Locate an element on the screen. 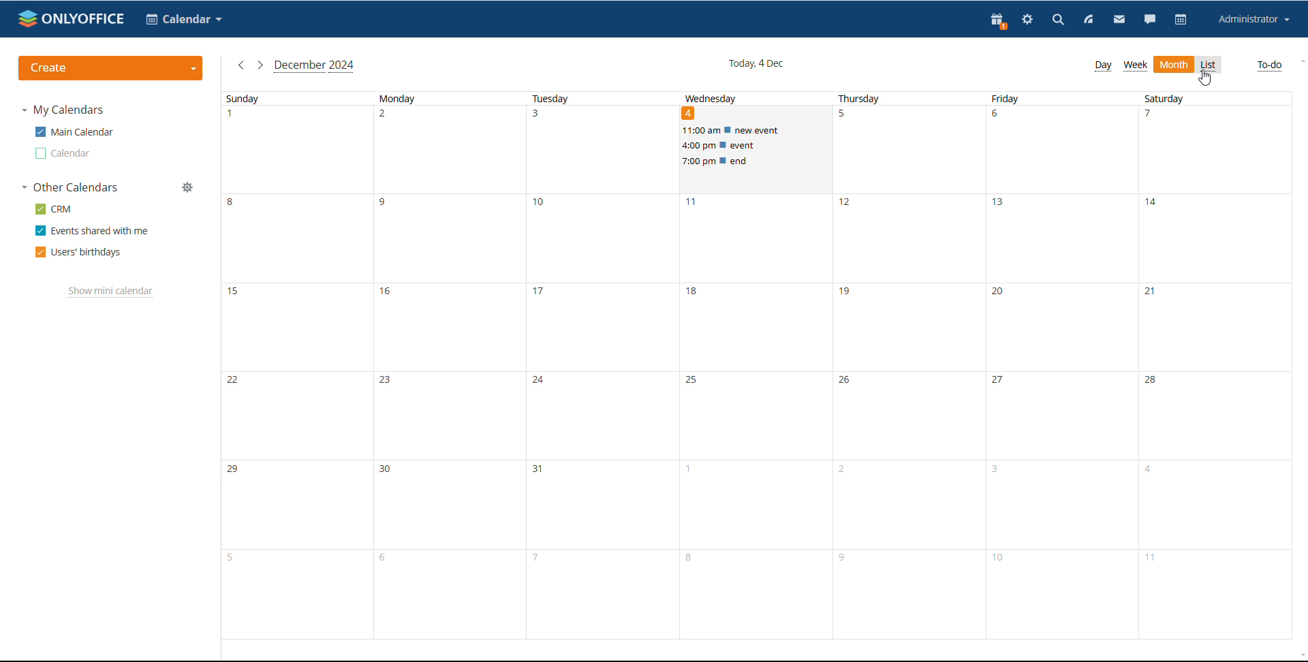  previous month is located at coordinates (241, 65).